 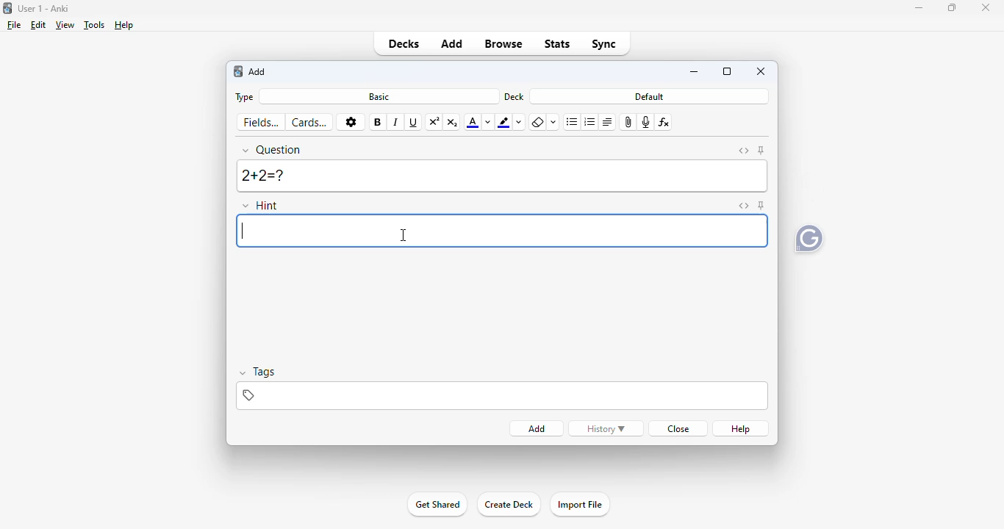 What do you see at coordinates (65, 26) in the screenshot?
I see `view` at bounding box center [65, 26].